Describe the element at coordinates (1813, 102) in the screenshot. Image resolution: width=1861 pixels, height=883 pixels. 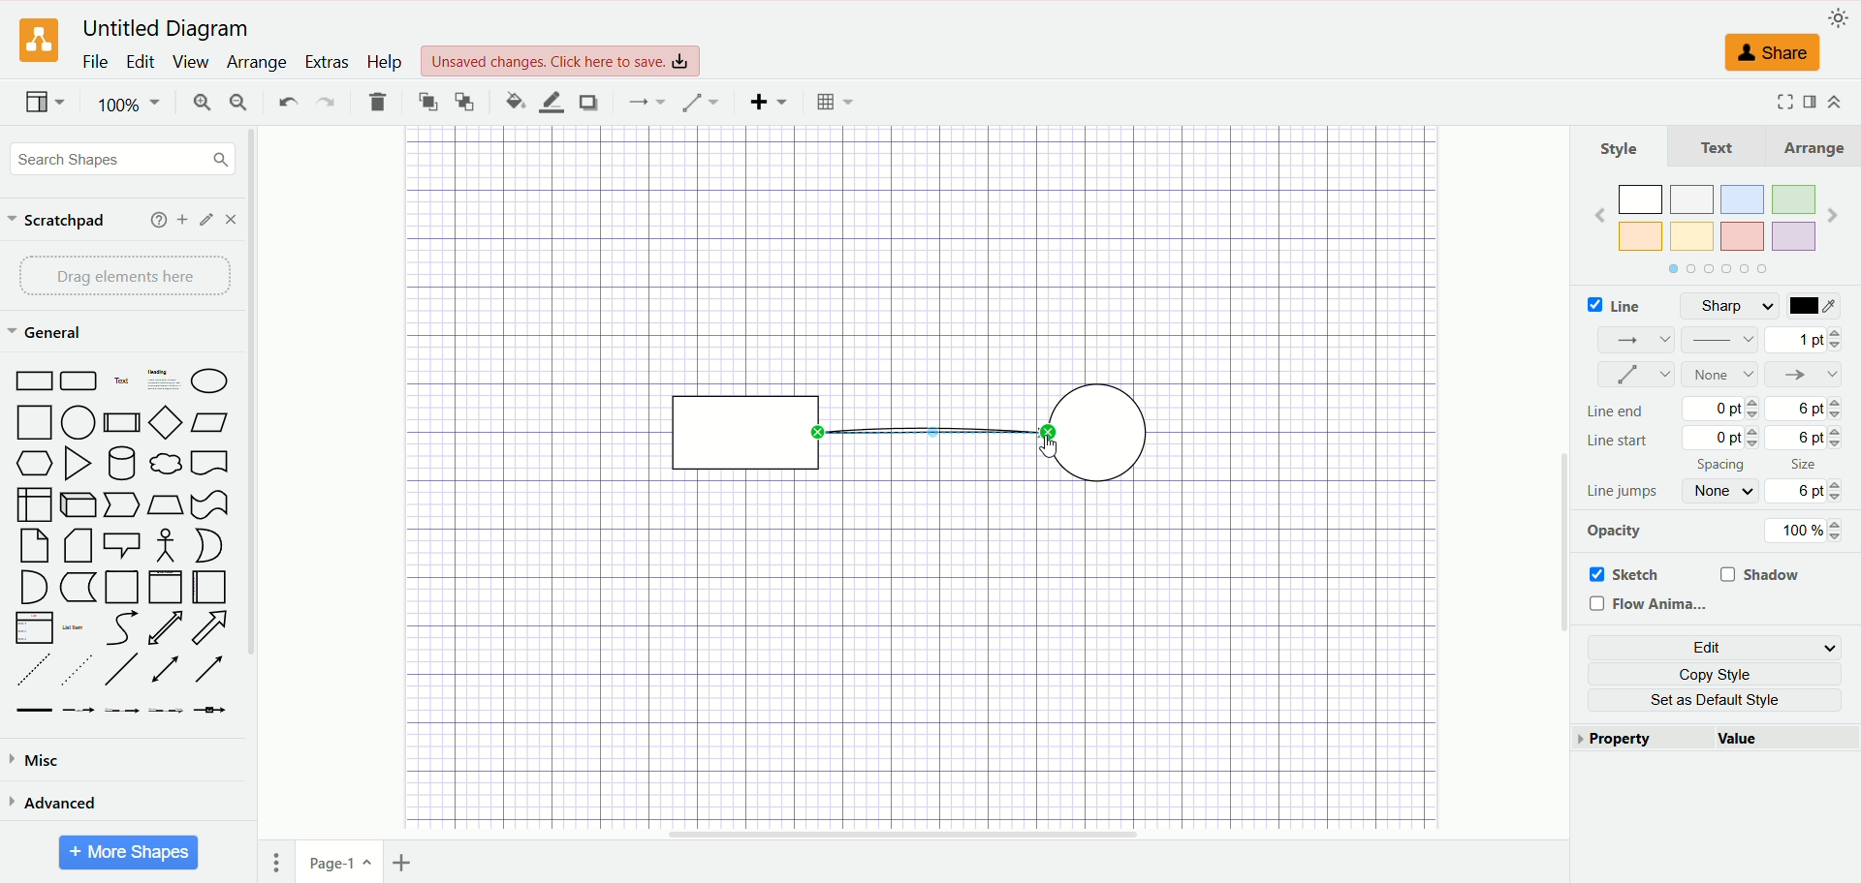
I see `format` at that location.